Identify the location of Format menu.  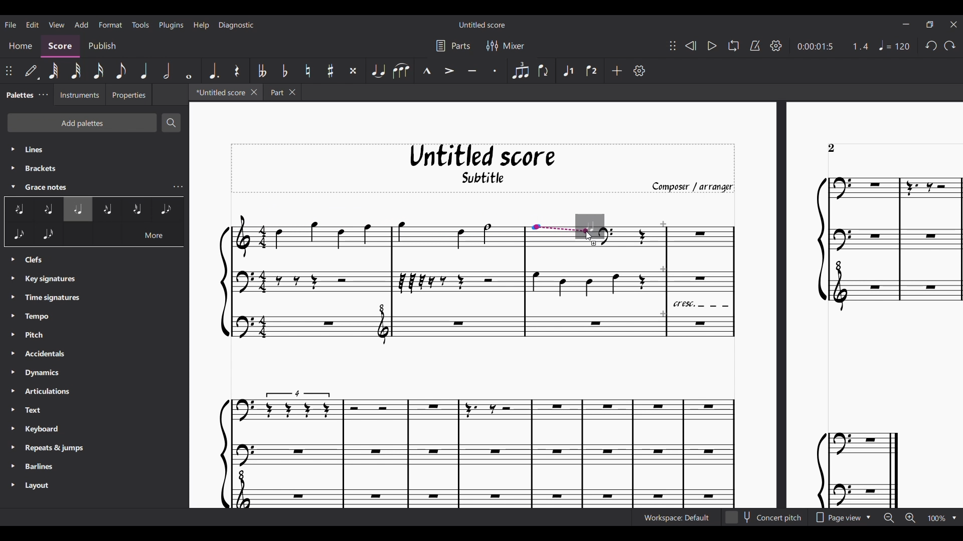
(110, 25).